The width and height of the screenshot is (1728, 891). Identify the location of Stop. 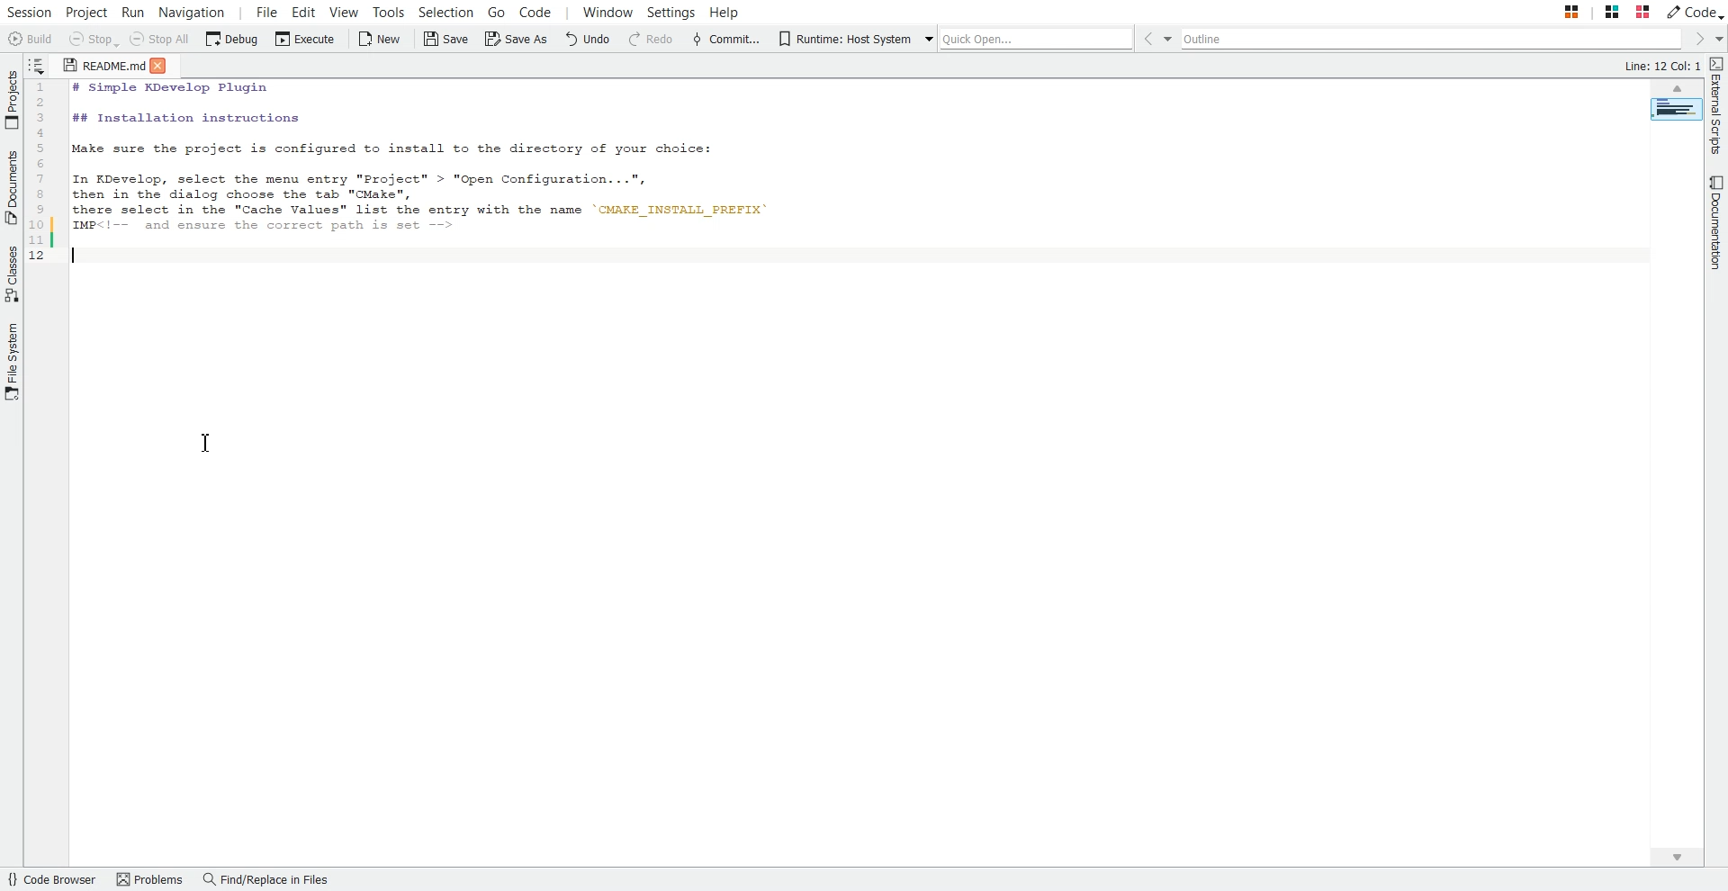
(94, 40).